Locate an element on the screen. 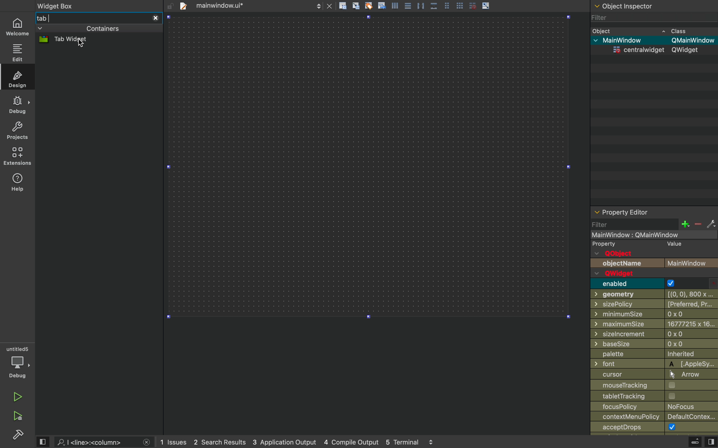 This screenshot has height=448, width=718. logs is located at coordinates (298, 442).